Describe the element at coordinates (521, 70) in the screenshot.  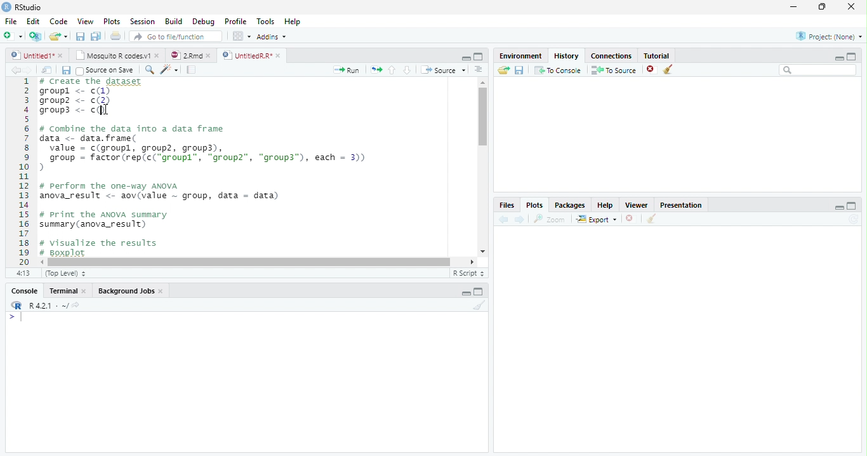
I see `Save workspace as ` at that location.